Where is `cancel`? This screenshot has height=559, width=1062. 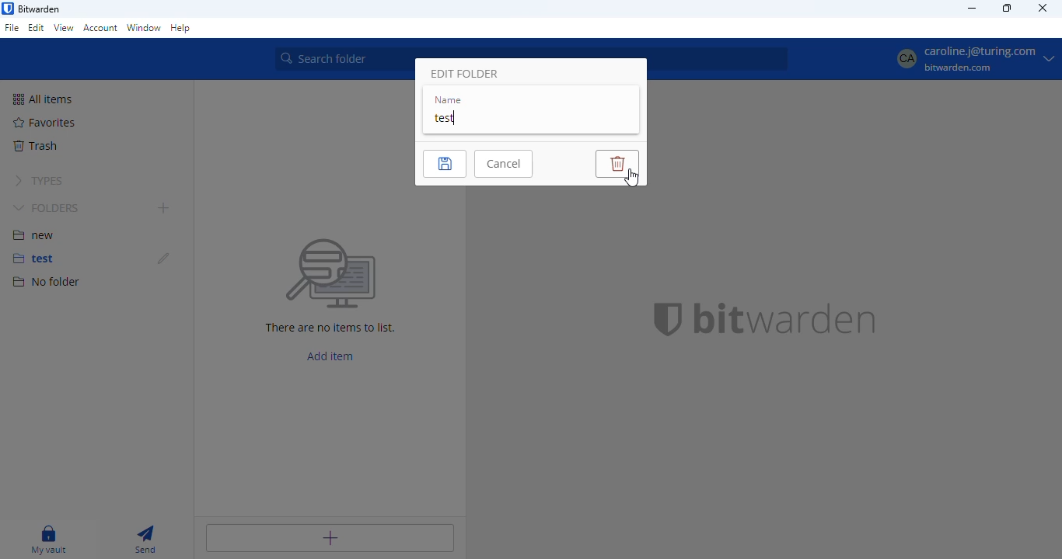 cancel is located at coordinates (502, 165).